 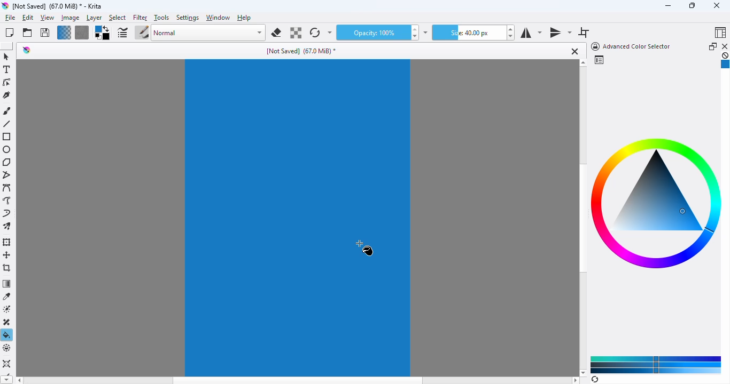 I want to click on edit brush settings, so click(x=122, y=33).